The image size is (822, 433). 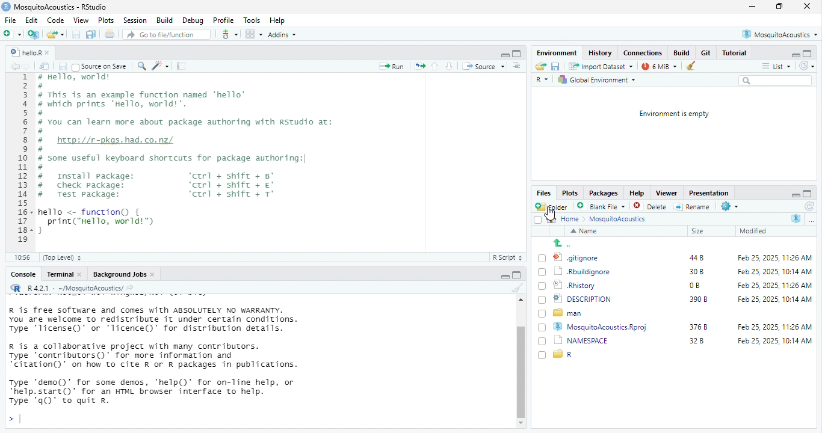 What do you see at coordinates (500, 276) in the screenshot?
I see `hide r script` at bounding box center [500, 276].